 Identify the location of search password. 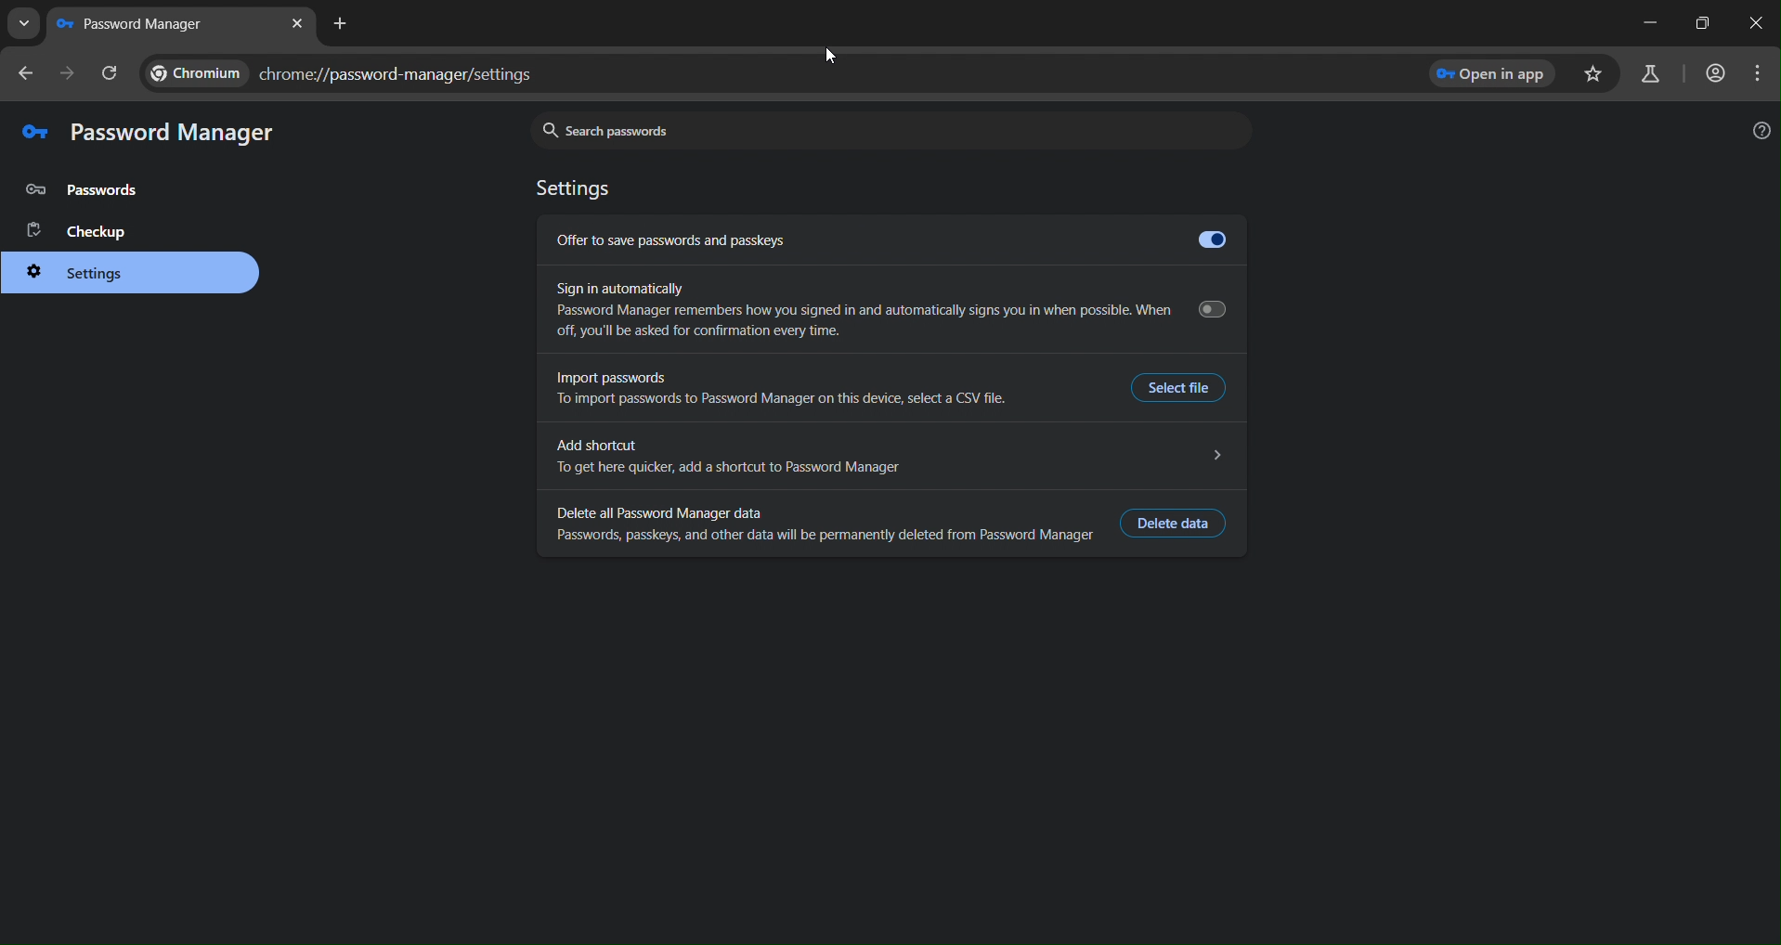
(887, 127).